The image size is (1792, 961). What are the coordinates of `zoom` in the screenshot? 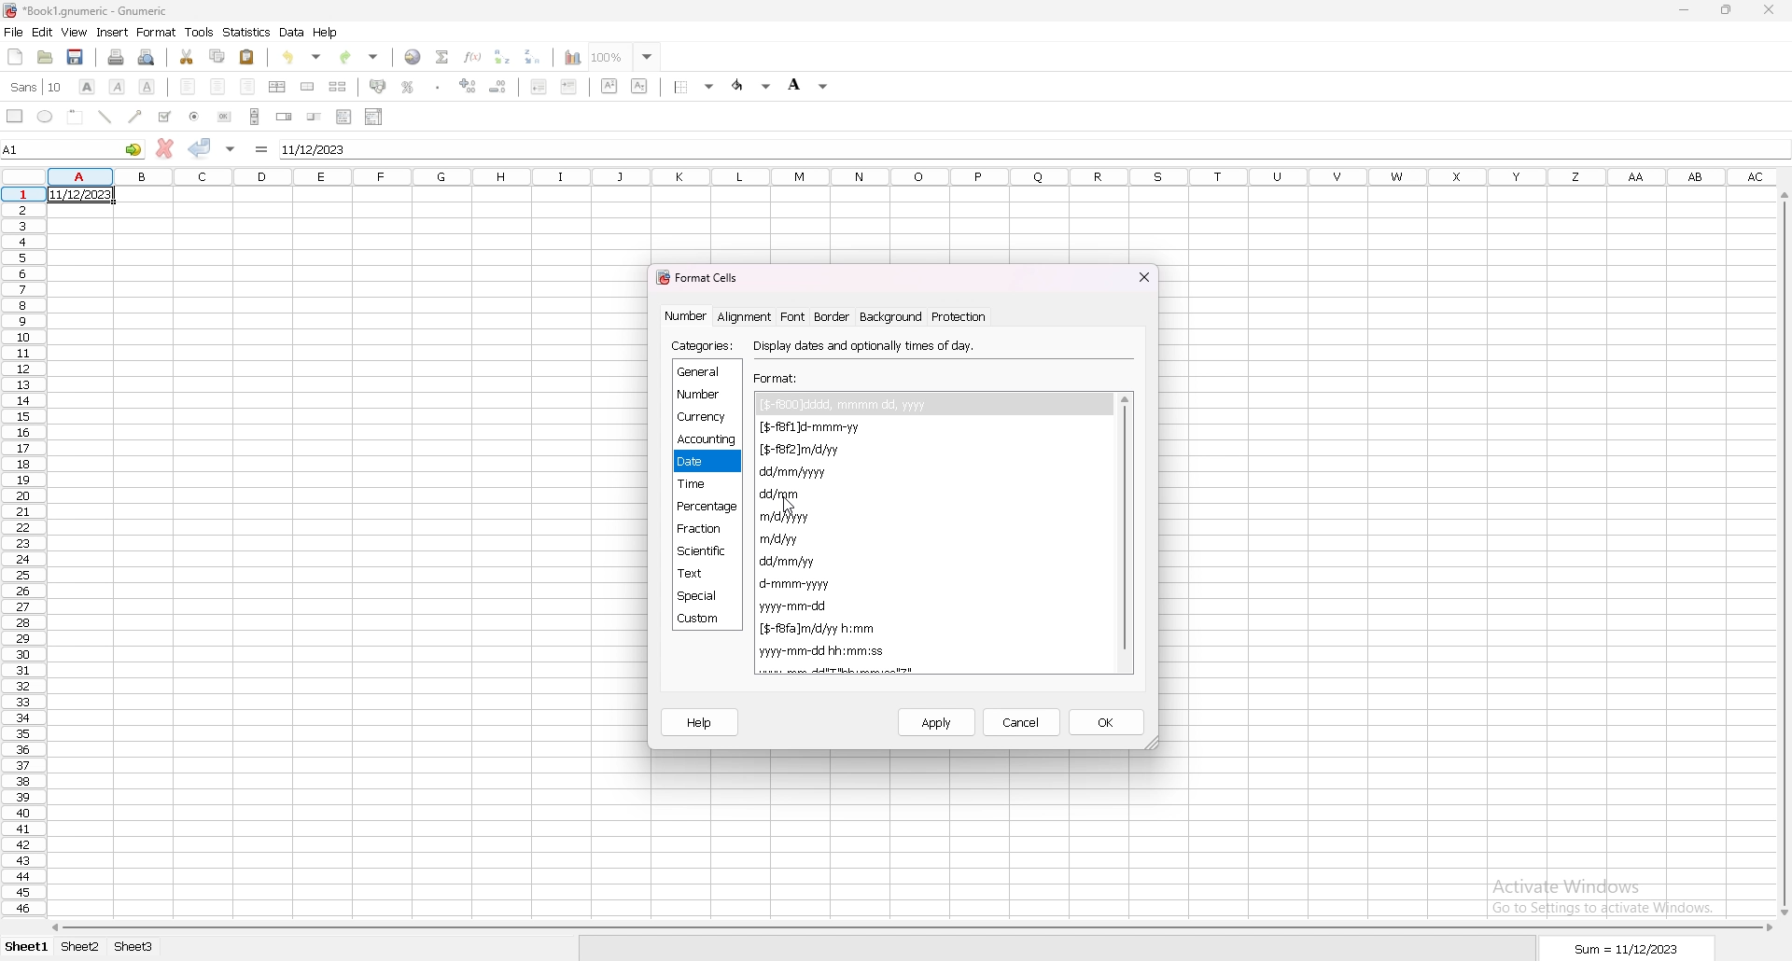 It's located at (625, 56).